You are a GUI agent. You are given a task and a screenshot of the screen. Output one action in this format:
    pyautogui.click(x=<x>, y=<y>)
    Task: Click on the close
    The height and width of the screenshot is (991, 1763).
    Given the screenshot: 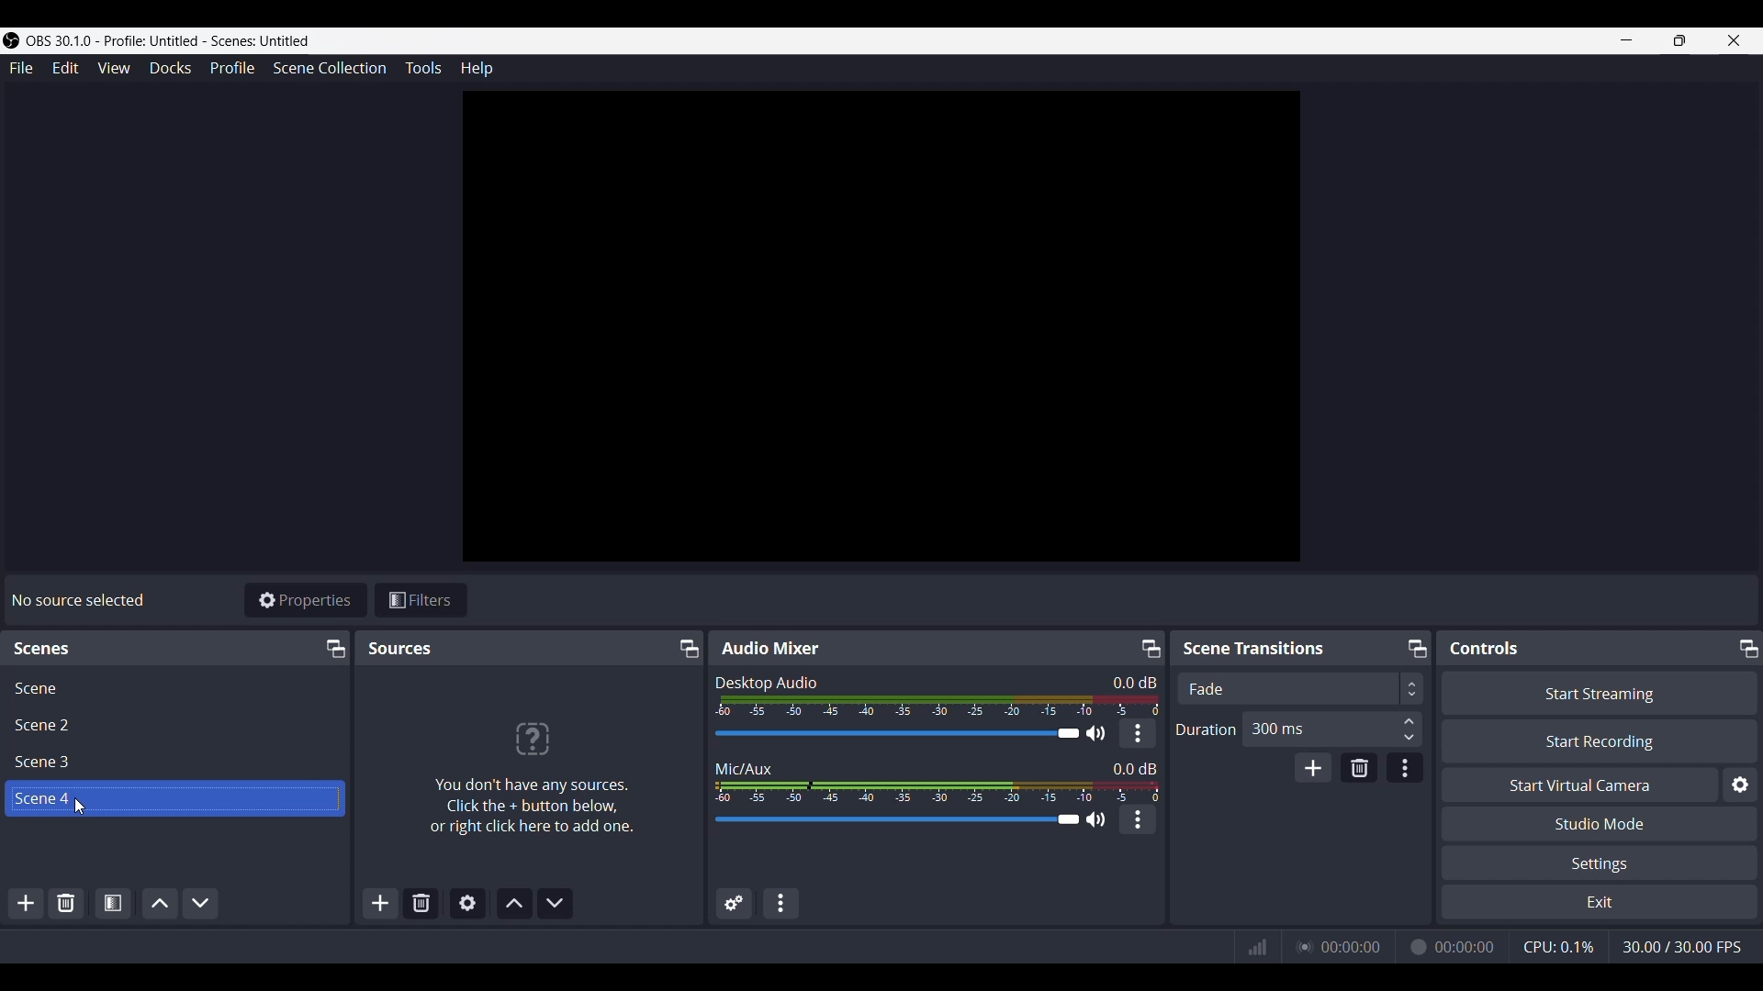 What is the action you would take?
    pyautogui.click(x=1735, y=40)
    